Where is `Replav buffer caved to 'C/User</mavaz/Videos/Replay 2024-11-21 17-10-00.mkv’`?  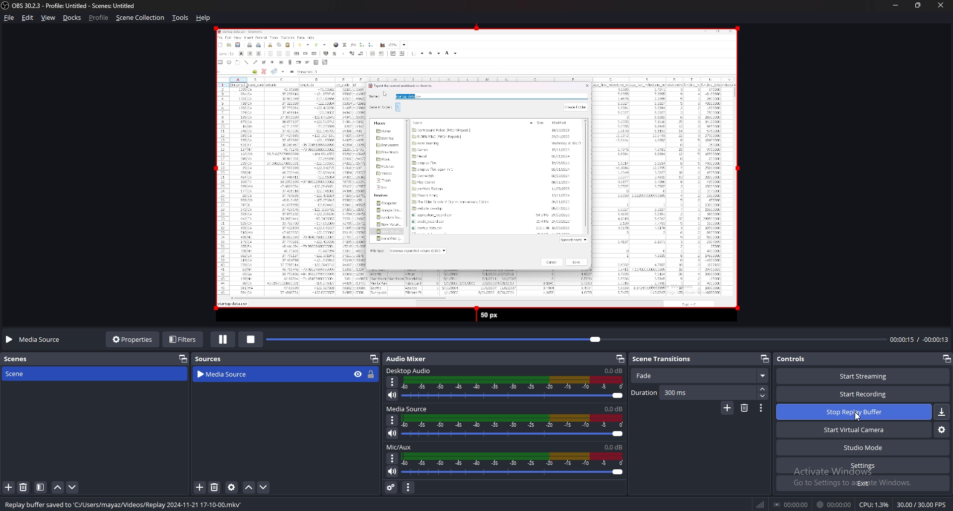
Replav buffer caved to 'C/User</mavaz/Videos/Replay 2024-11-21 17-10-00.mkv’ is located at coordinates (127, 504).